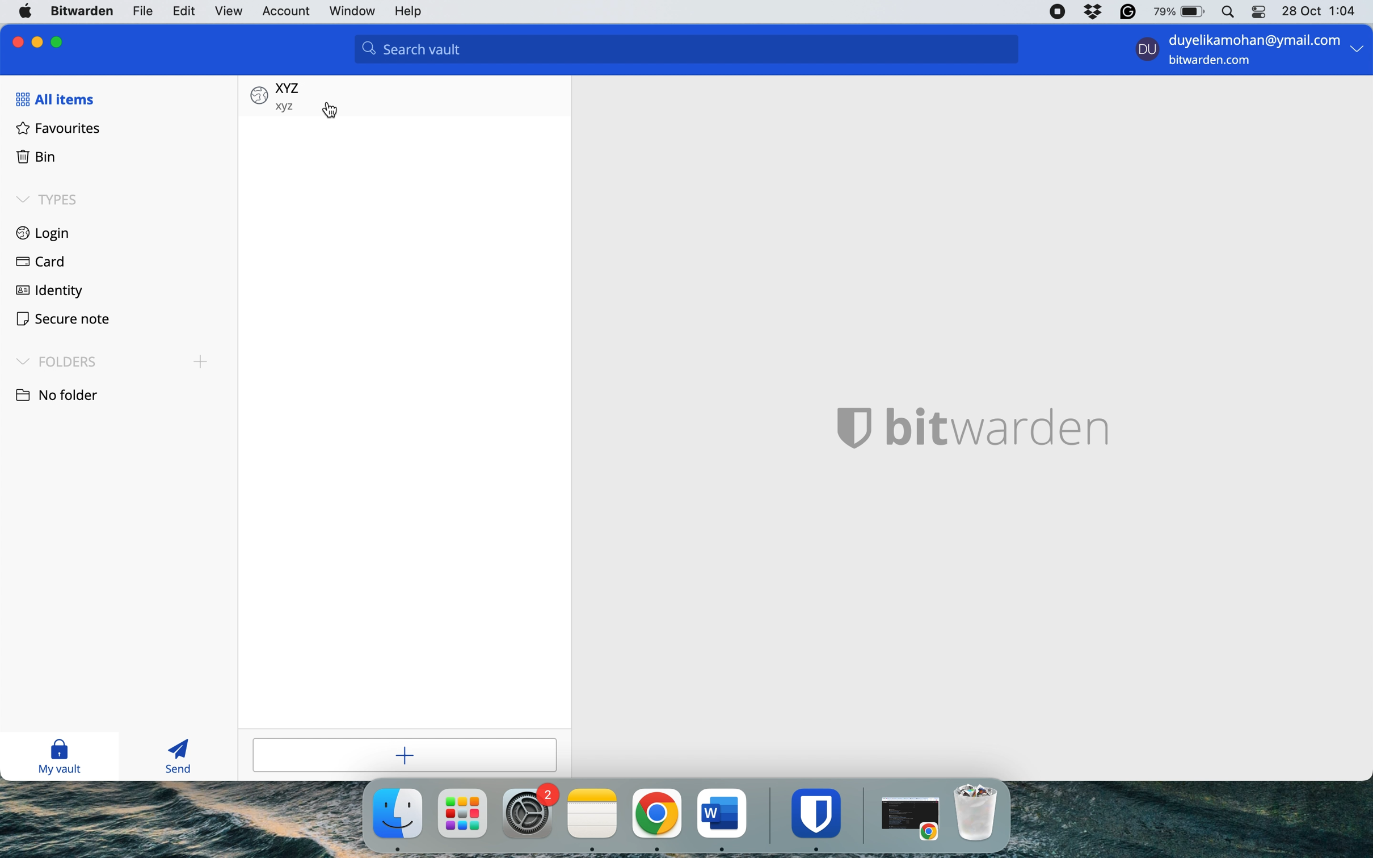  I want to click on login, so click(44, 231).